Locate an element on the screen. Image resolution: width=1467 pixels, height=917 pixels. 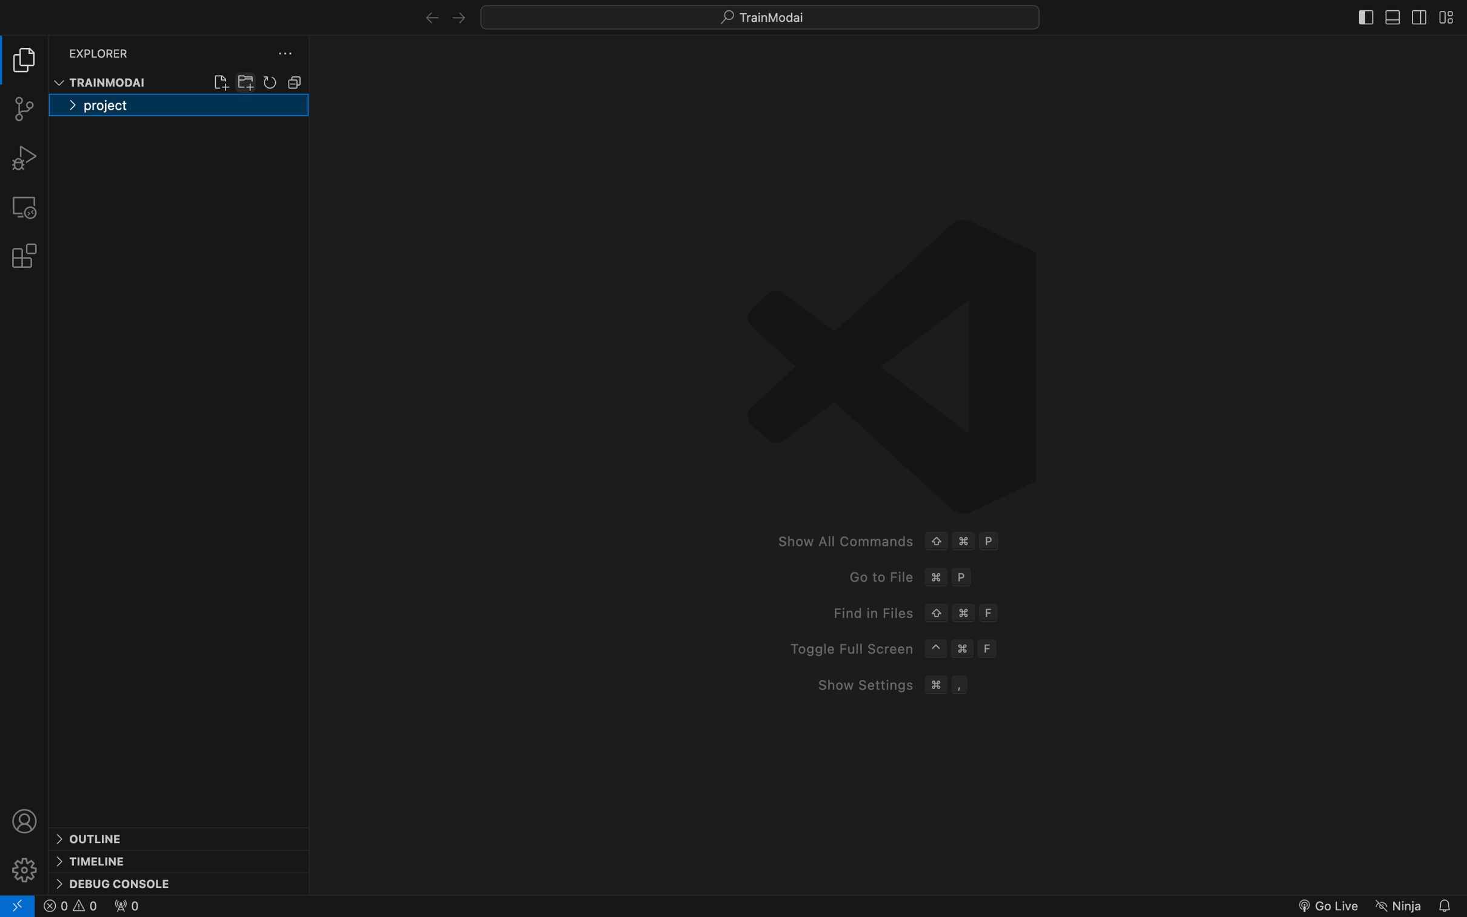
Find in files is located at coordinates (909, 614).